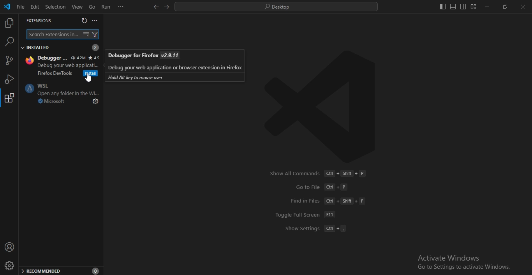 This screenshot has height=275, width=532. I want to click on clear extensions search resullts, so click(87, 35).